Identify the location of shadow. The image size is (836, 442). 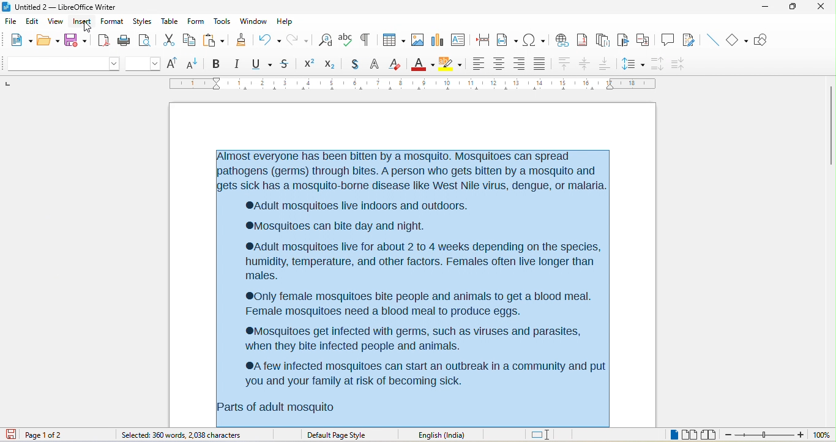
(353, 64).